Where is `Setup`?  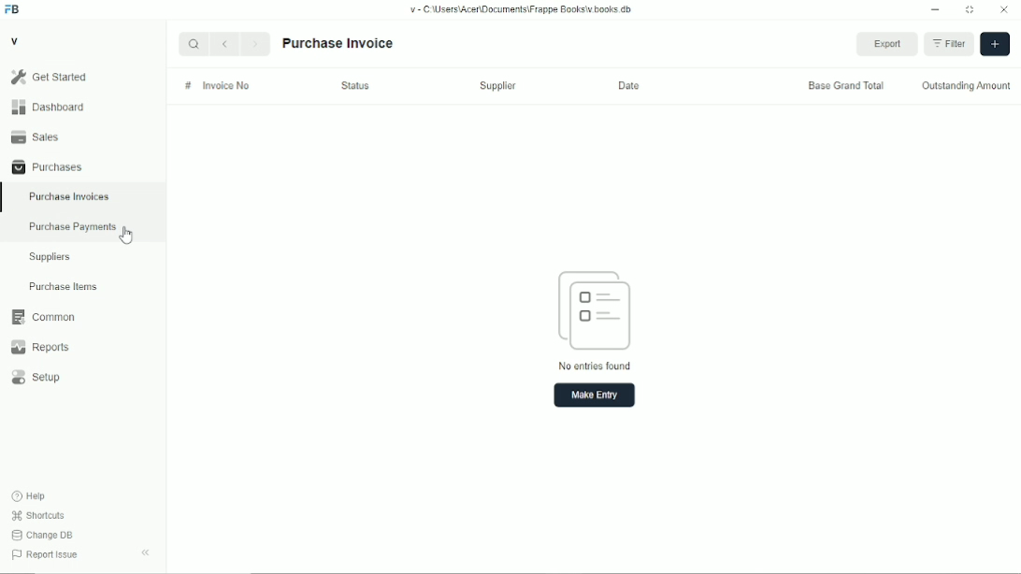
Setup is located at coordinates (83, 377).